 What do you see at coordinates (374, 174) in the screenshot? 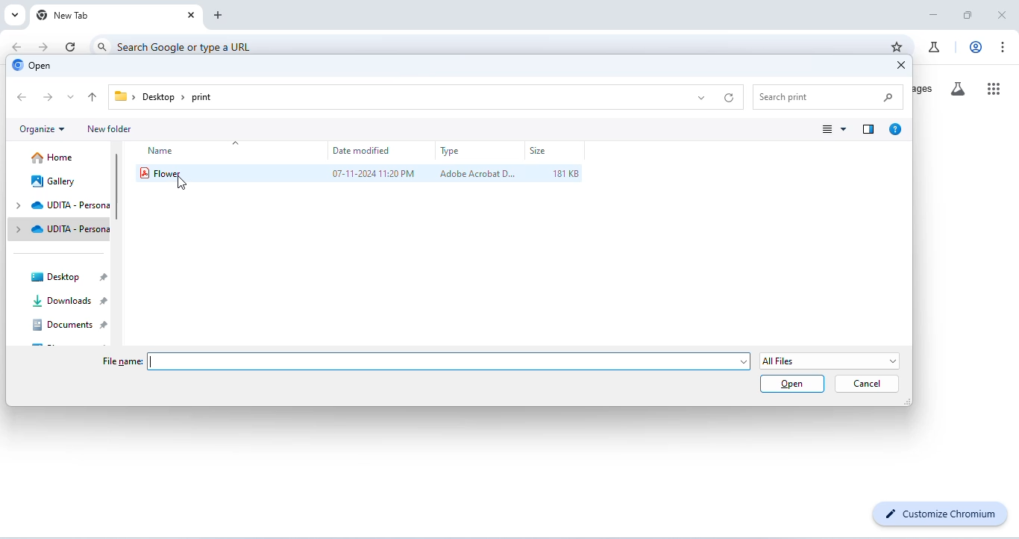
I see `07-11-2024 11:20 PM` at bounding box center [374, 174].